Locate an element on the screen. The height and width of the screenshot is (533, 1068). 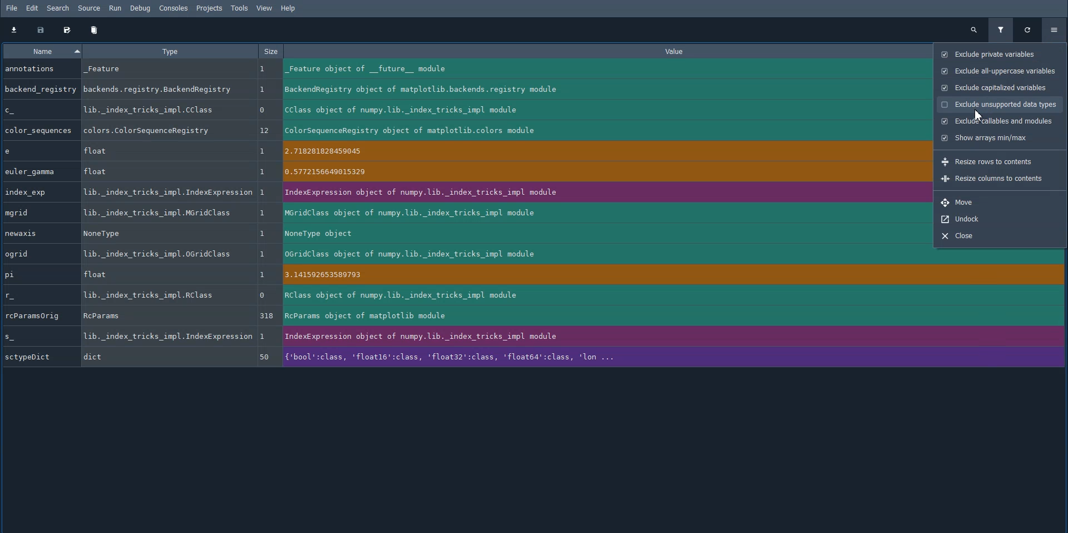
1 is located at coordinates (264, 90).